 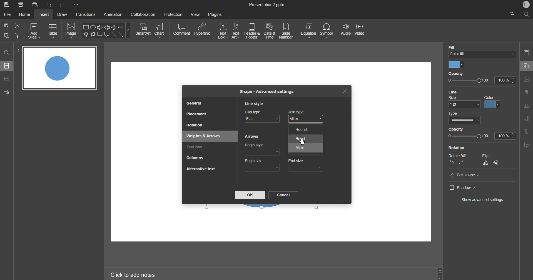 What do you see at coordinates (504, 80) in the screenshot?
I see `100%` at bounding box center [504, 80].